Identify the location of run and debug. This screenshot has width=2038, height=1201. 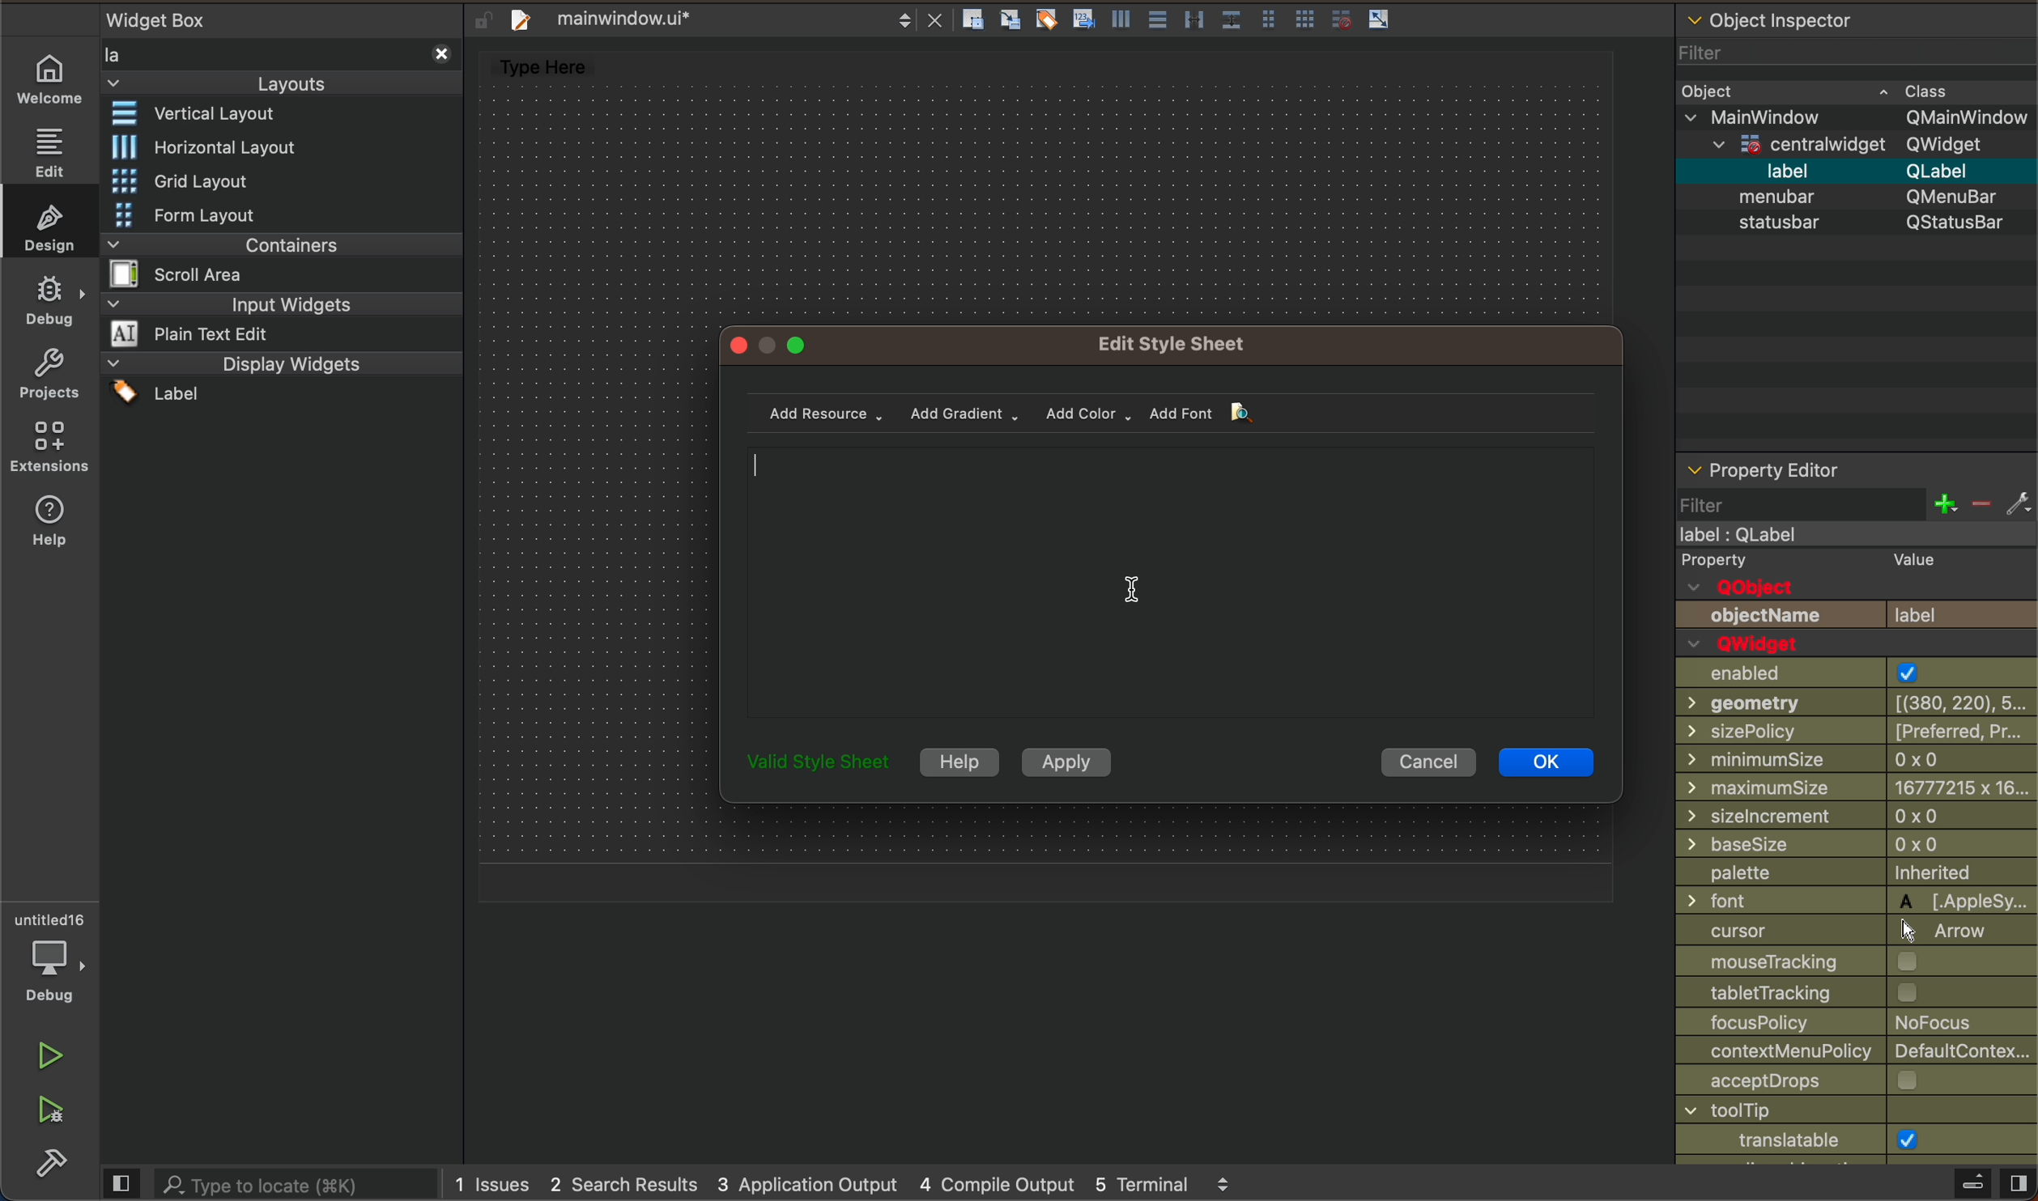
(53, 1113).